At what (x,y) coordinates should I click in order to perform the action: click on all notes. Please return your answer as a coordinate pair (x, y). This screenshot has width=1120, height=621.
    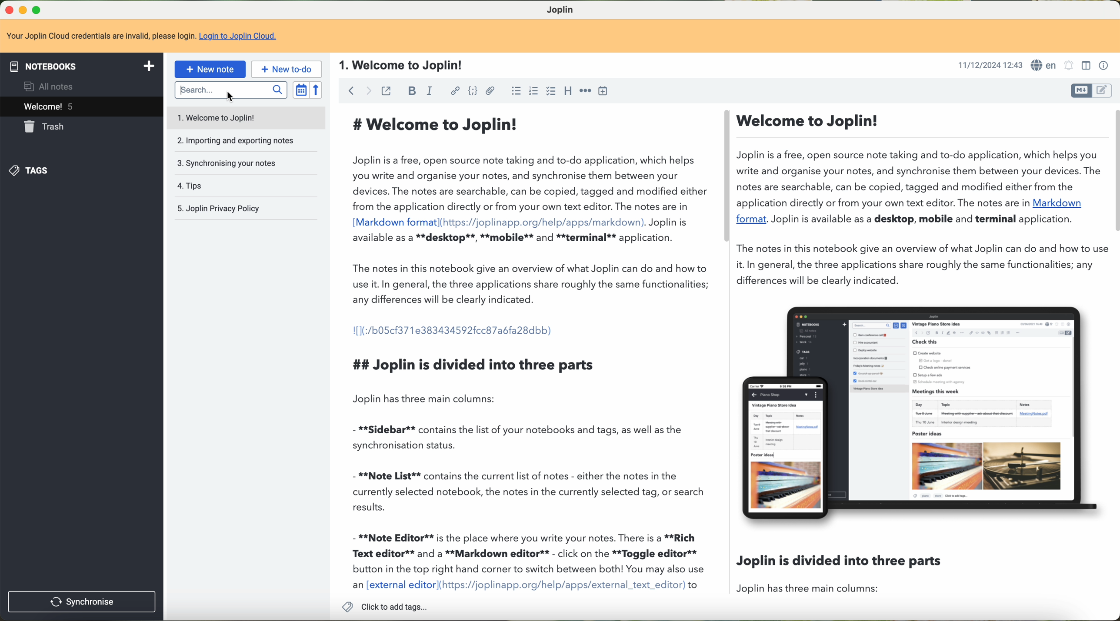
    Looking at the image, I should click on (51, 86).